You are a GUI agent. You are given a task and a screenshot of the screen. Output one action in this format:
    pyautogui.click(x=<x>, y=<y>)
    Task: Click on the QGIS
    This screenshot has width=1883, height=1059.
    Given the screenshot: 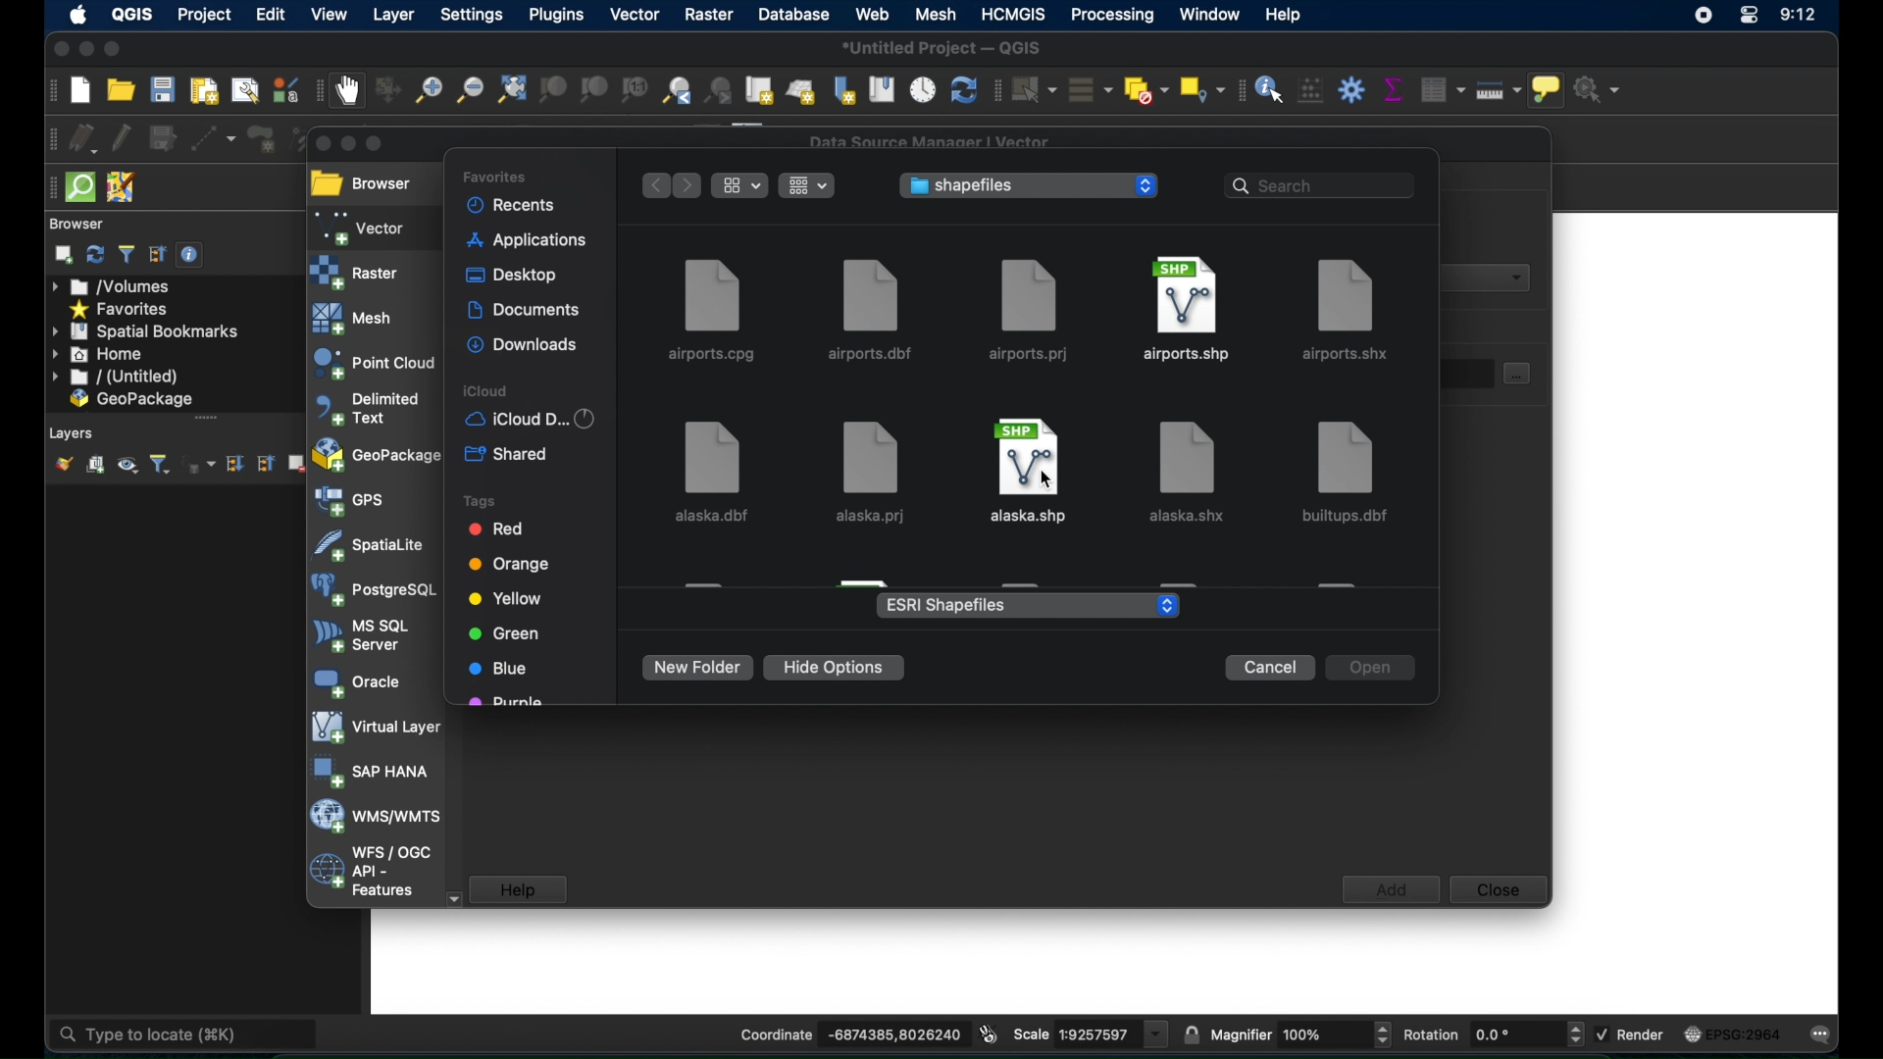 What is the action you would take?
    pyautogui.click(x=133, y=15)
    